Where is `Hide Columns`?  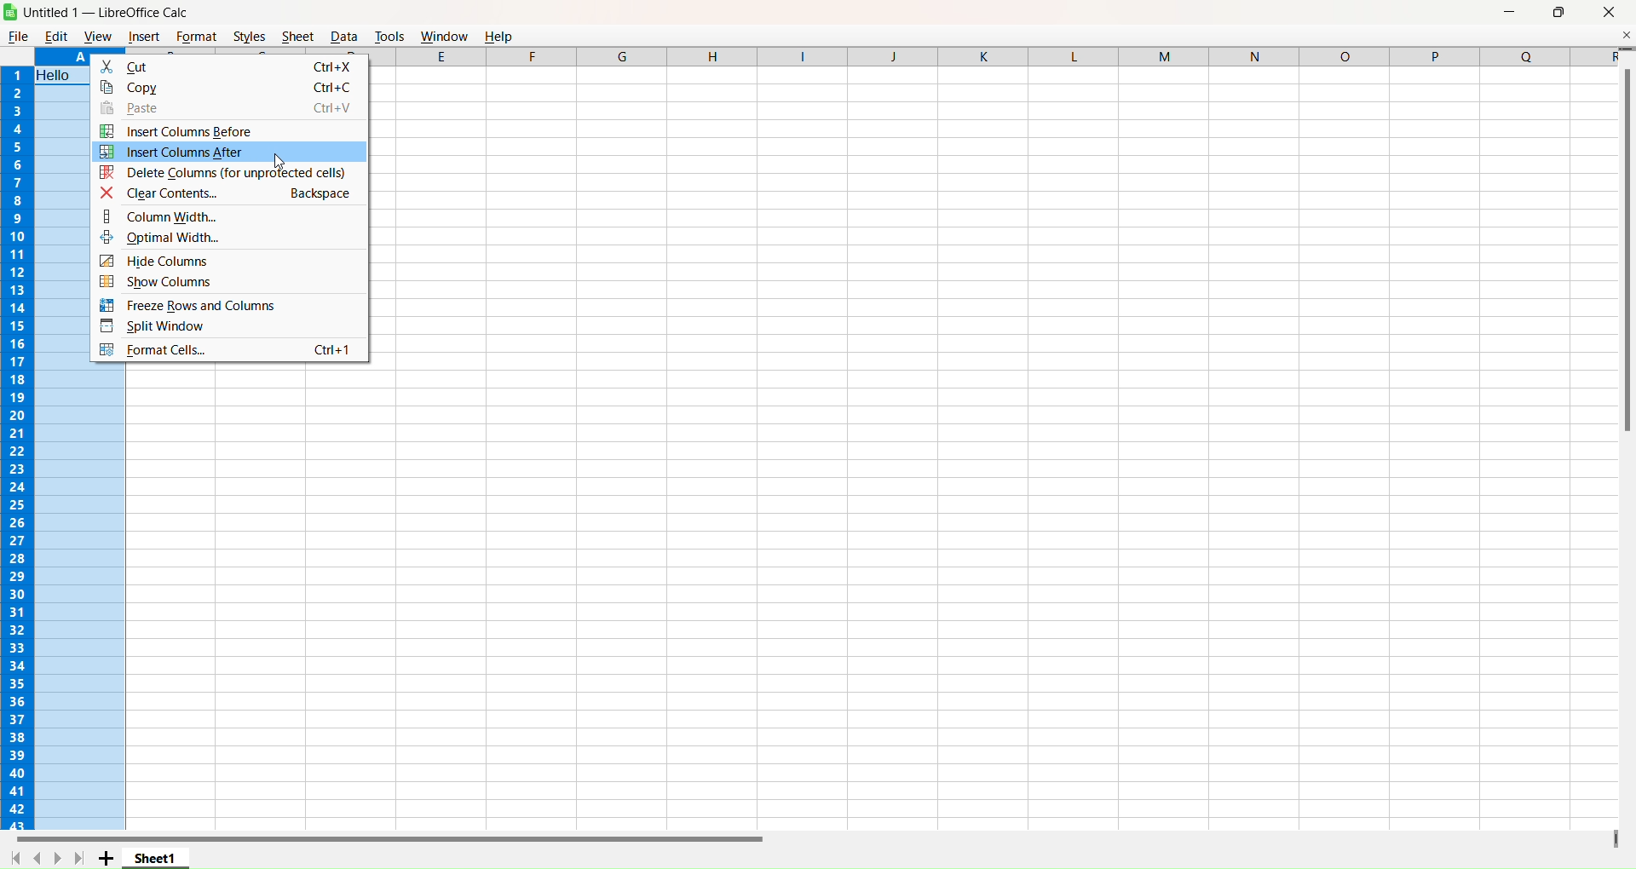 Hide Columns is located at coordinates (233, 261).